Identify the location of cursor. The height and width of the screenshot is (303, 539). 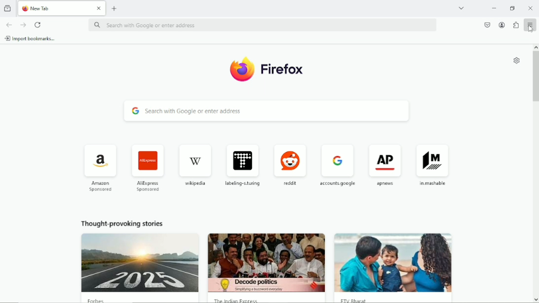
(531, 28).